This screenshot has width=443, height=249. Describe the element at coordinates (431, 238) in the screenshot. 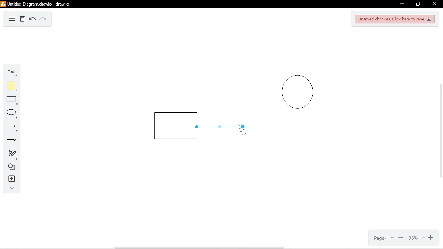

I see `Zoom in` at that location.